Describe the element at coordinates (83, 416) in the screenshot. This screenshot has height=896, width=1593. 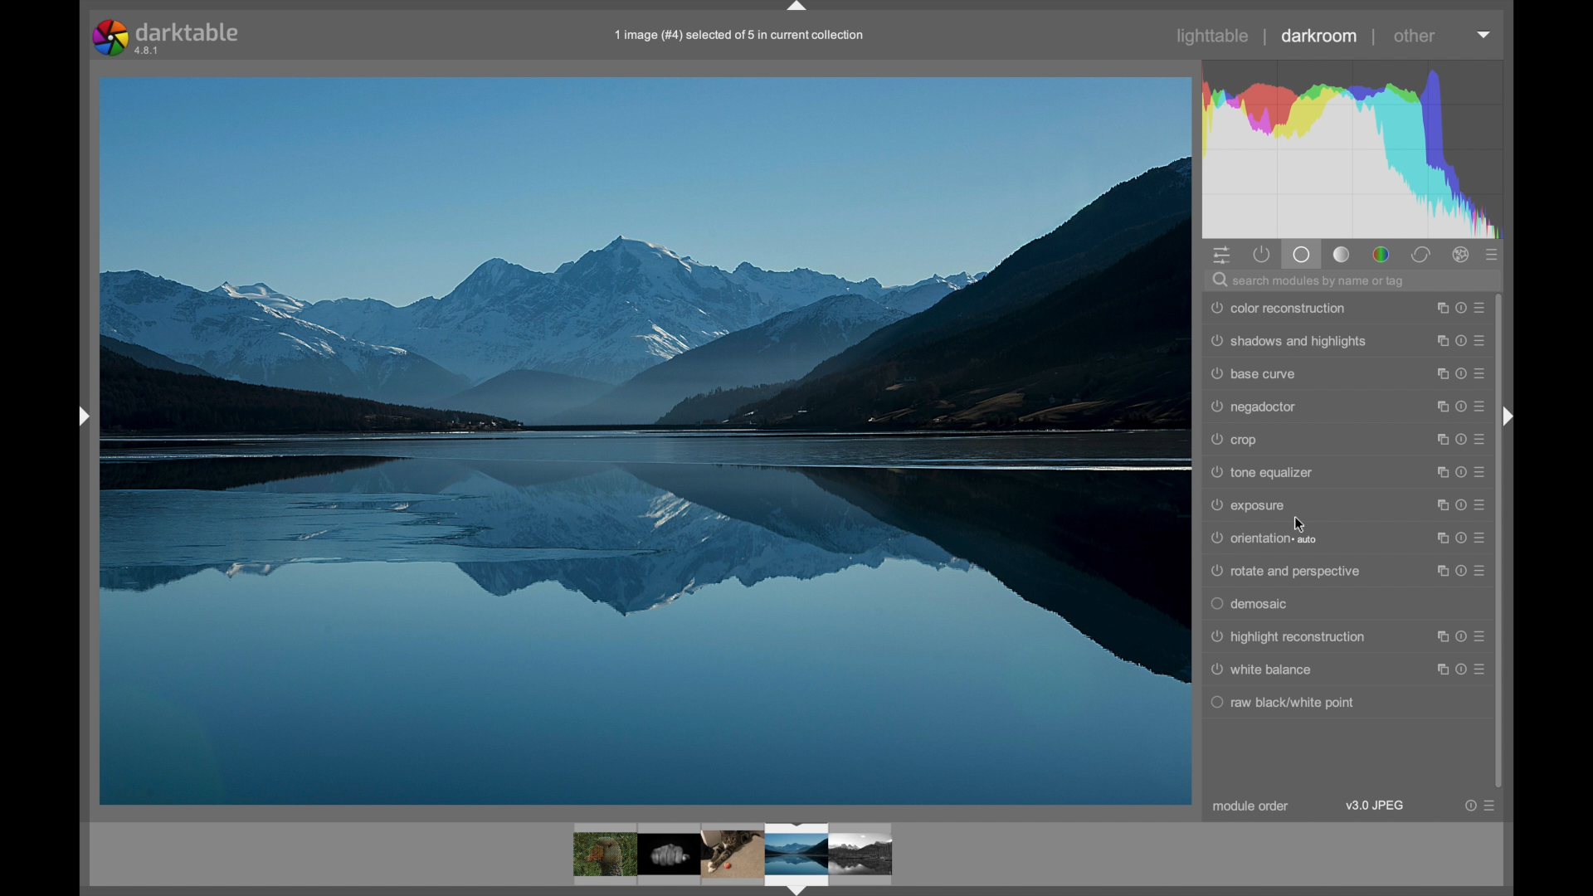
I see `drag handle` at that location.